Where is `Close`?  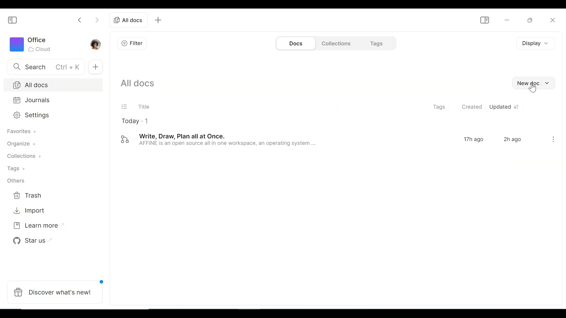 Close is located at coordinates (552, 19).